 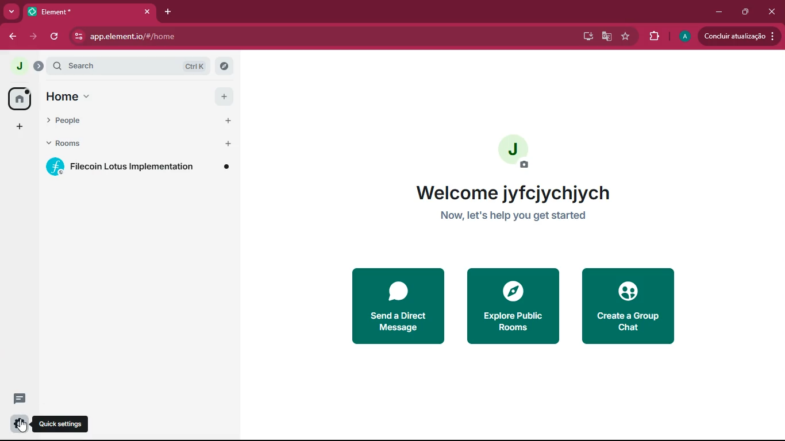 I want to click on search tabs, so click(x=12, y=13).